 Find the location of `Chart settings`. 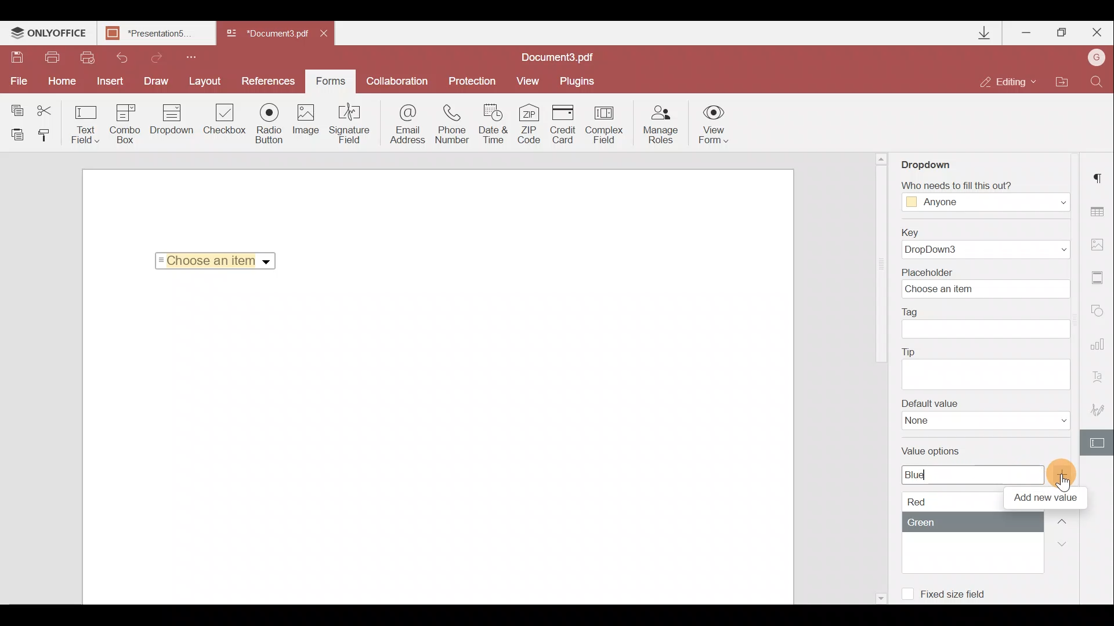

Chart settings is located at coordinates (1100, 344).